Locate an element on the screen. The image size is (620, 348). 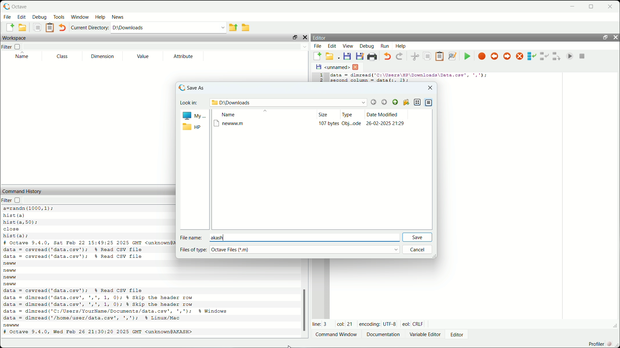
octave version and date is located at coordinates (87, 242).